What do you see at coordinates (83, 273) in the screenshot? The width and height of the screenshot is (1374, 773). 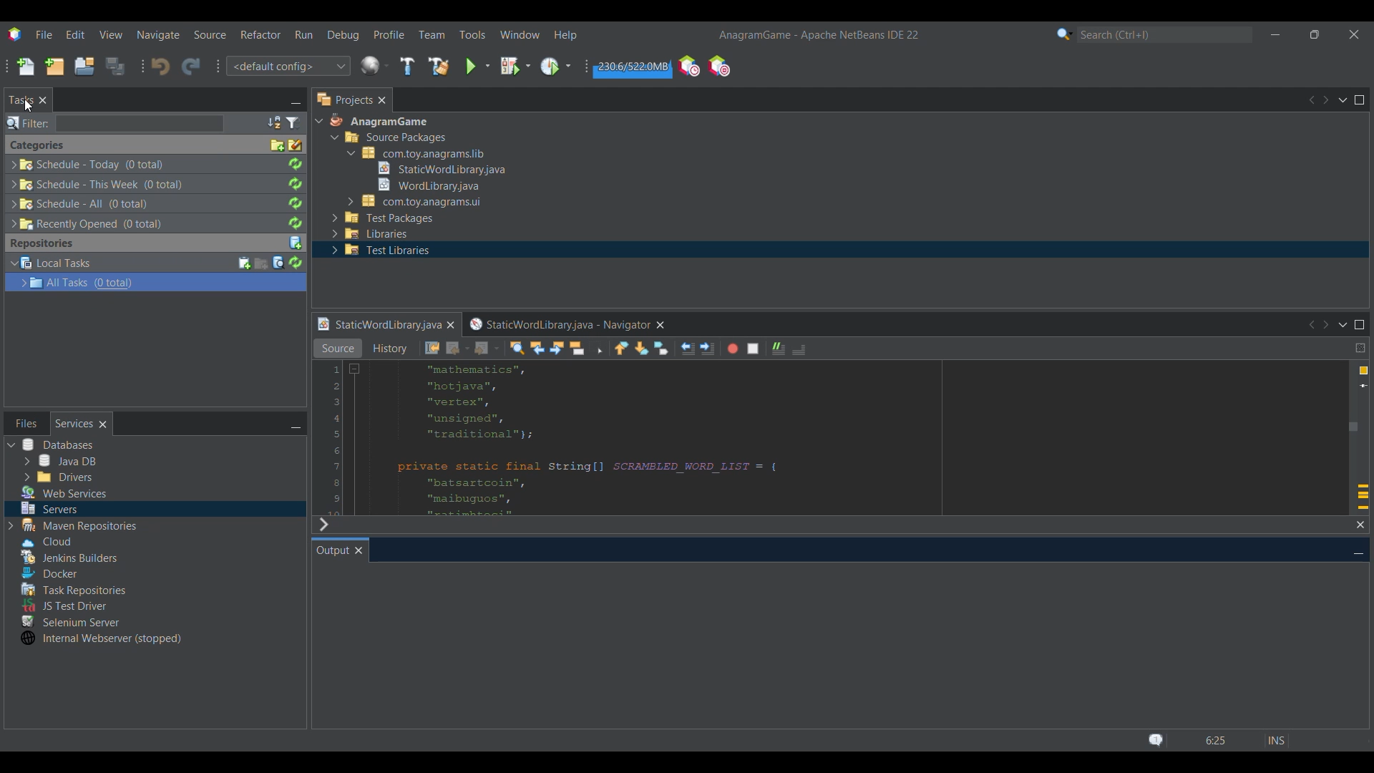 I see `Repository task options` at bounding box center [83, 273].